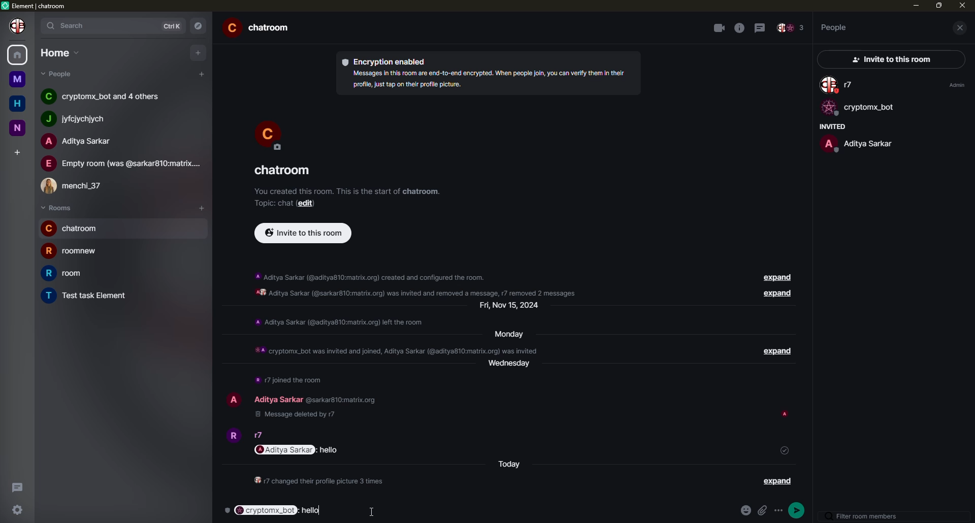  I want to click on invite to this room, so click(303, 232).